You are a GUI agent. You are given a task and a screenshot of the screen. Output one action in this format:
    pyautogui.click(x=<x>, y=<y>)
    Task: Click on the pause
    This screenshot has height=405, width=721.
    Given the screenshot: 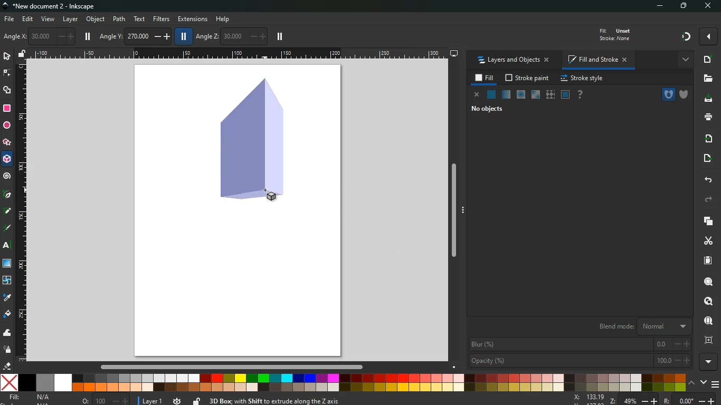 What is the action you would take?
    pyautogui.click(x=182, y=36)
    